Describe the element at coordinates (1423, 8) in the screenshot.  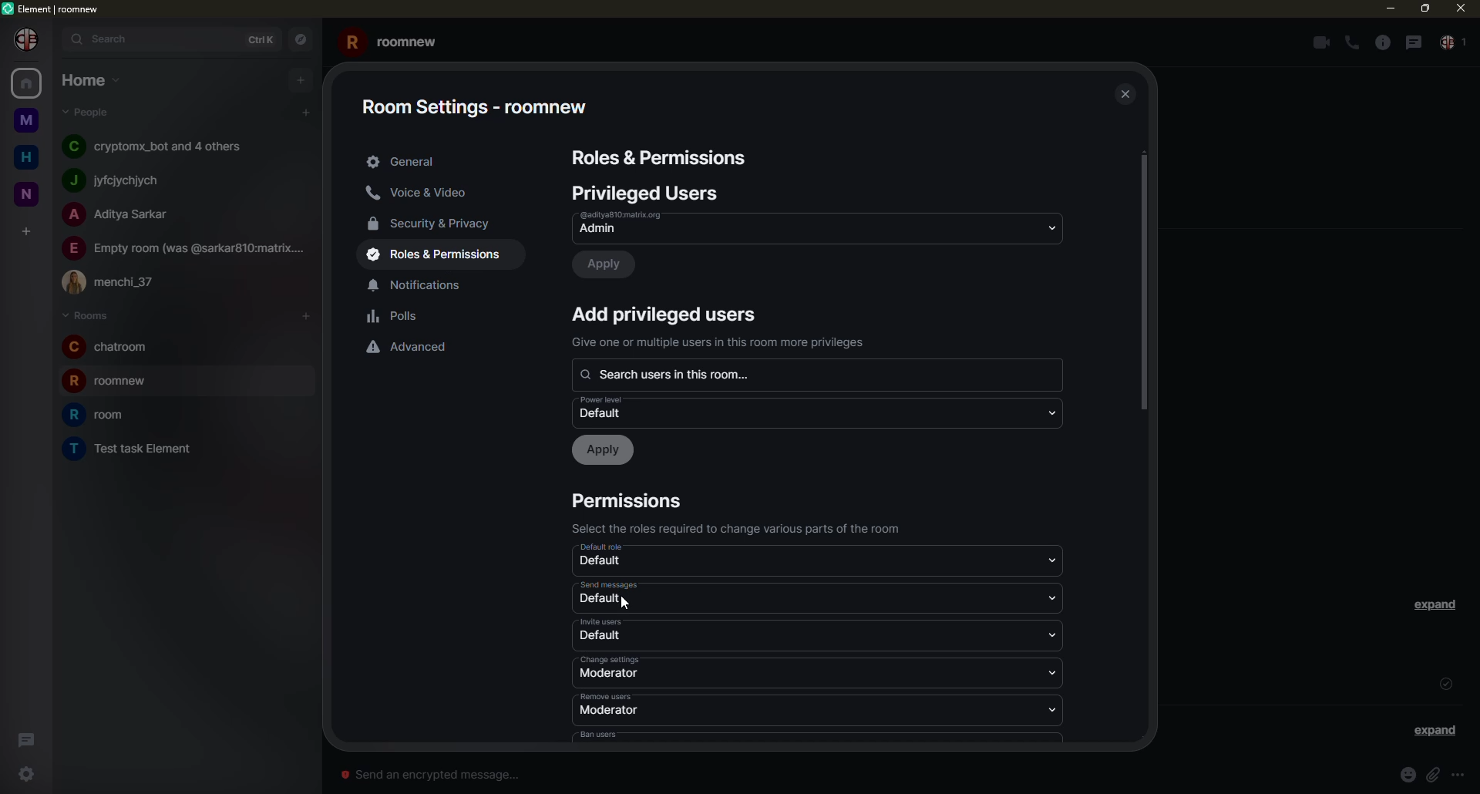
I see `max` at that location.